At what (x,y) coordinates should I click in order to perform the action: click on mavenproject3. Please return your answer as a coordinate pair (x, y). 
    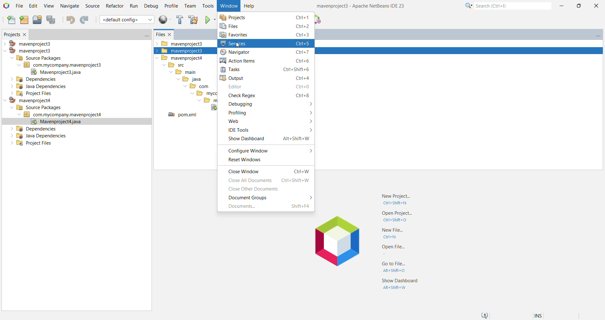
    Looking at the image, I should click on (29, 43).